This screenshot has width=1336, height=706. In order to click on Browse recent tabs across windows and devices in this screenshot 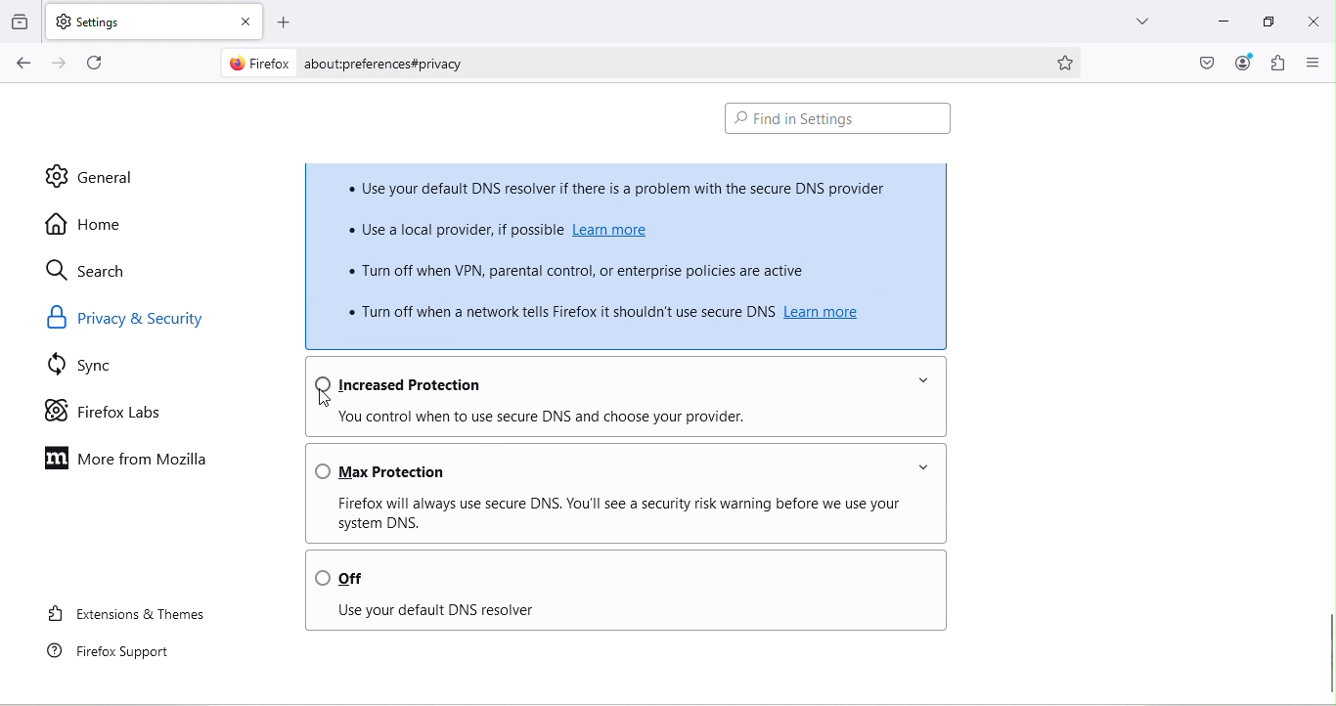, I will do `click(22, 22)`.